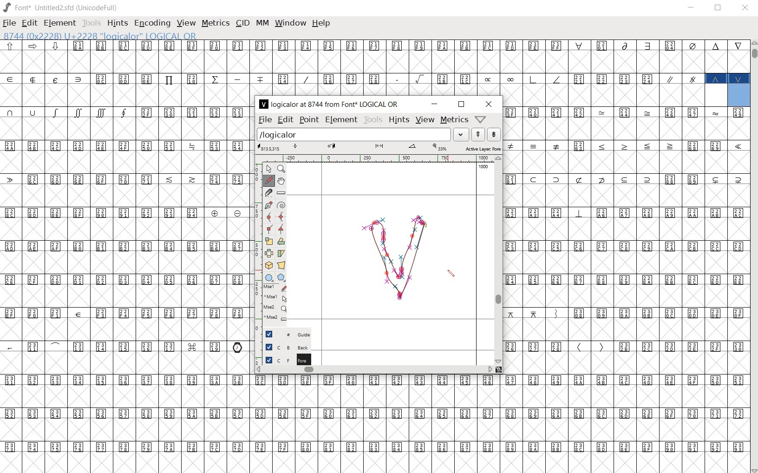 The height and width of the screenshot is (473, 758). I want to click on hints, so click(398, 119).